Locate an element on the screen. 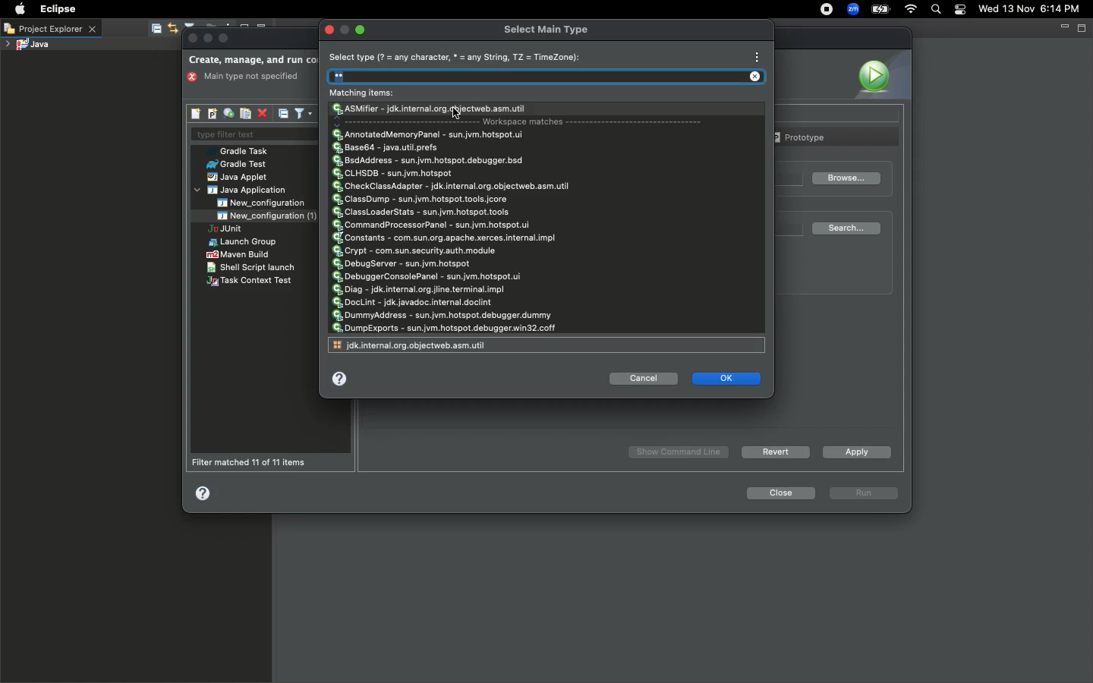 The width and height of the screenshot is (1093, 683). Java project is located at coordinates (27, 46).